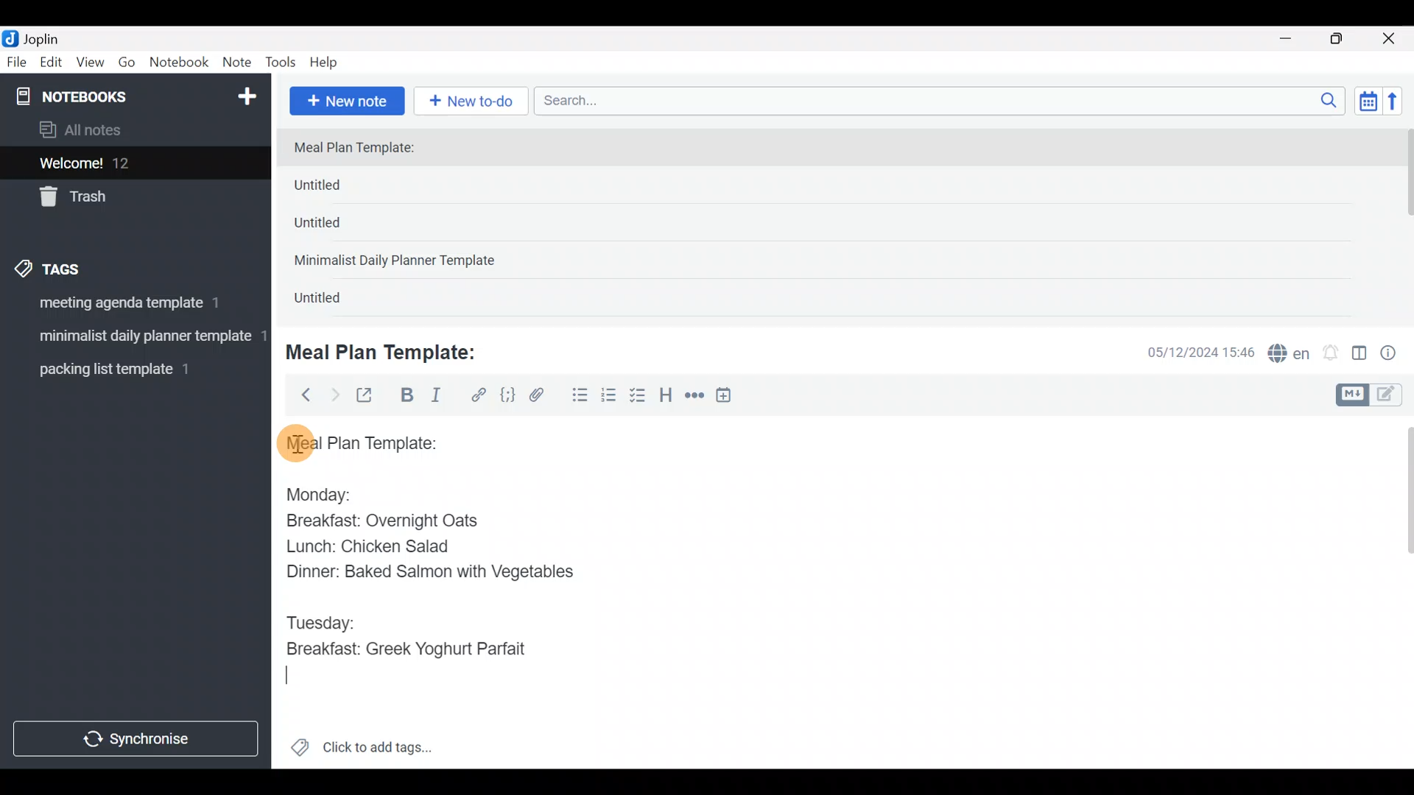 The width and height of the screenshot is (1414, 795). What do you see at coordinates (435, 398) in the screenshot?
I see `Italic` at bounding box center [435, 398].